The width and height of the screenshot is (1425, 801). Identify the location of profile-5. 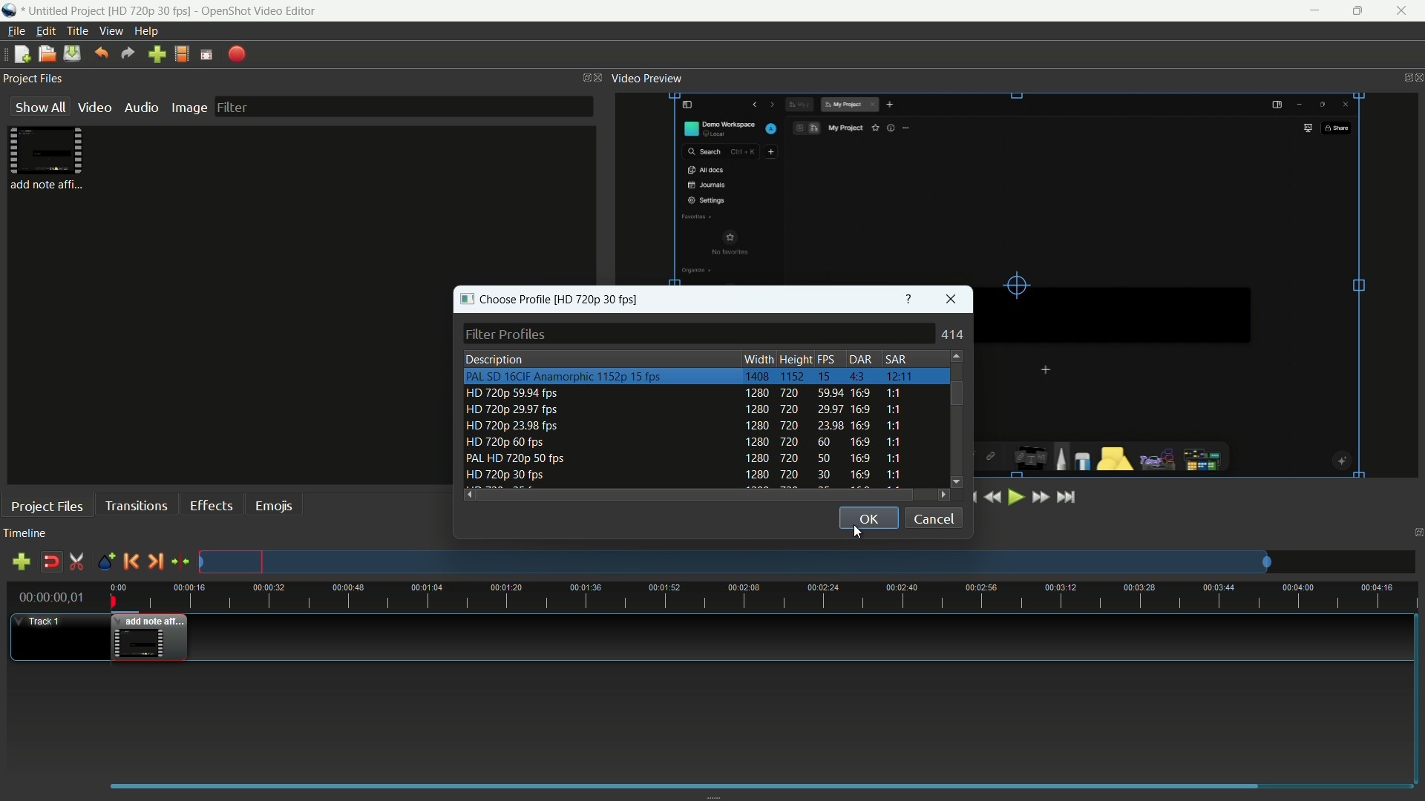
(686, 442).